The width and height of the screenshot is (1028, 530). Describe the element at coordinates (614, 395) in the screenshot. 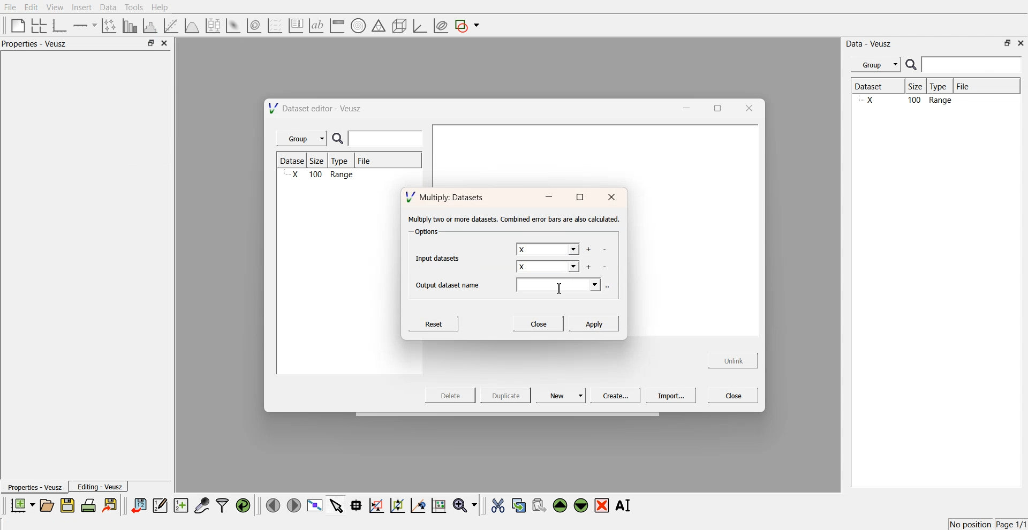

I see `Create...` at that location.